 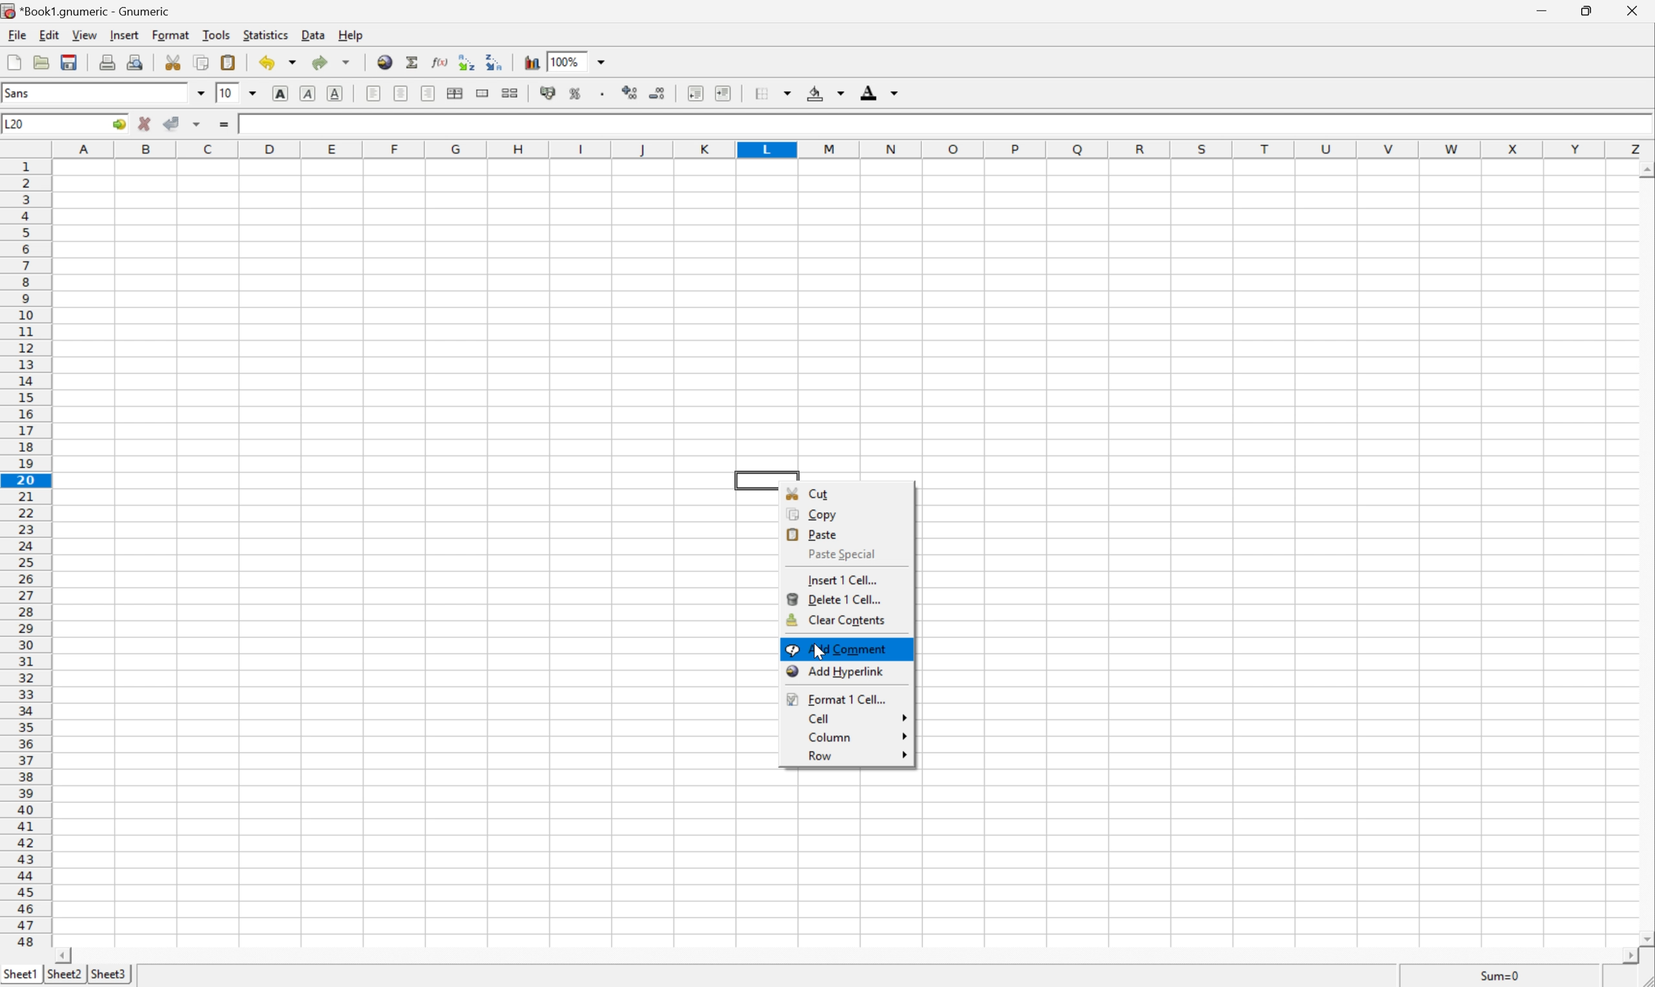 I want to click on Columns, so click(x=834, y=737).